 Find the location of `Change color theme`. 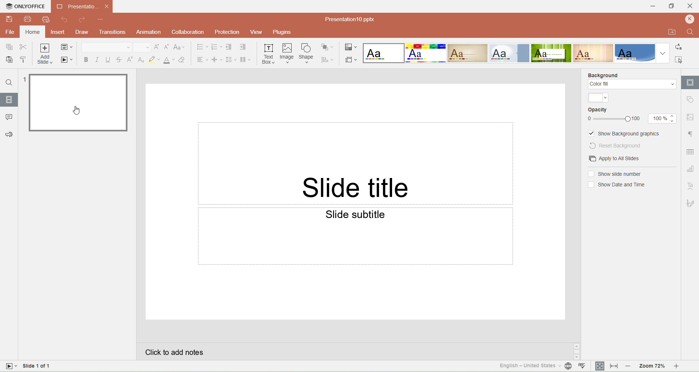

Change color theme is located at coordinates (351, 46).